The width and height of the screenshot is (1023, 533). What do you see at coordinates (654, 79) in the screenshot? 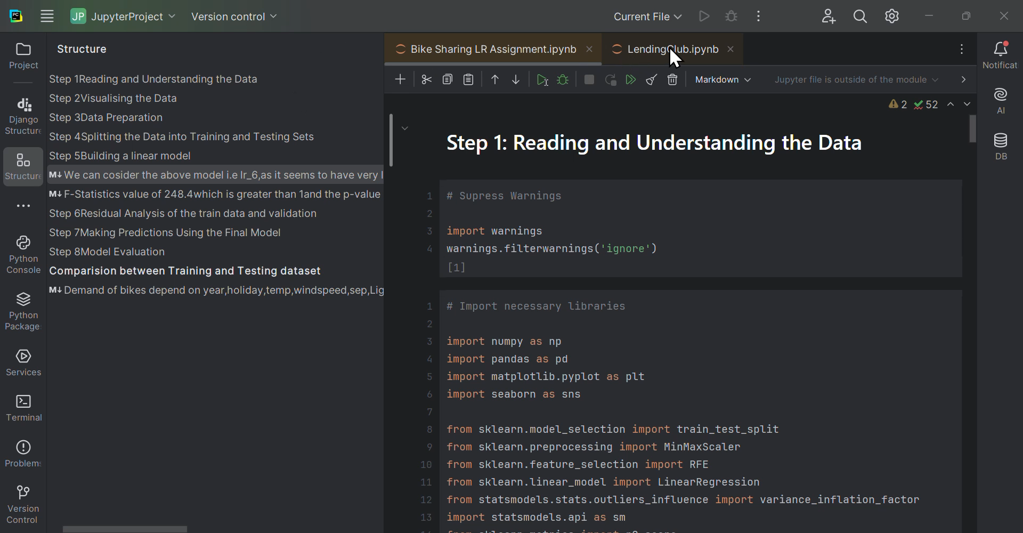
I see `Clear all outputs` at bounding box center [654, 79].